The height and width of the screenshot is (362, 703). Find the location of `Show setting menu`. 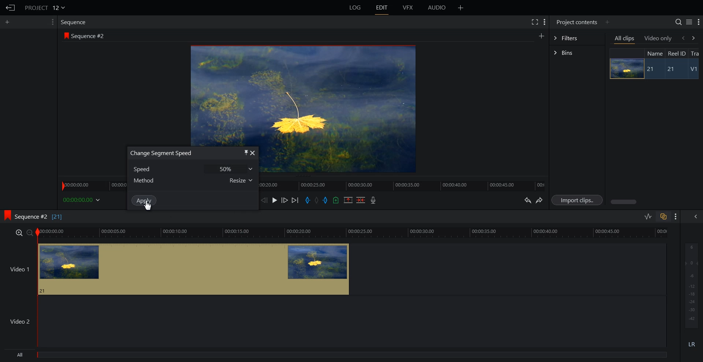

Show setting menu is located at coordinates (52, 22).